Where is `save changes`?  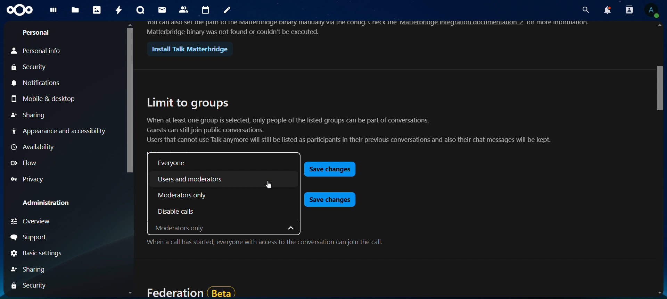
save changes is located at coordinates (328, 199).